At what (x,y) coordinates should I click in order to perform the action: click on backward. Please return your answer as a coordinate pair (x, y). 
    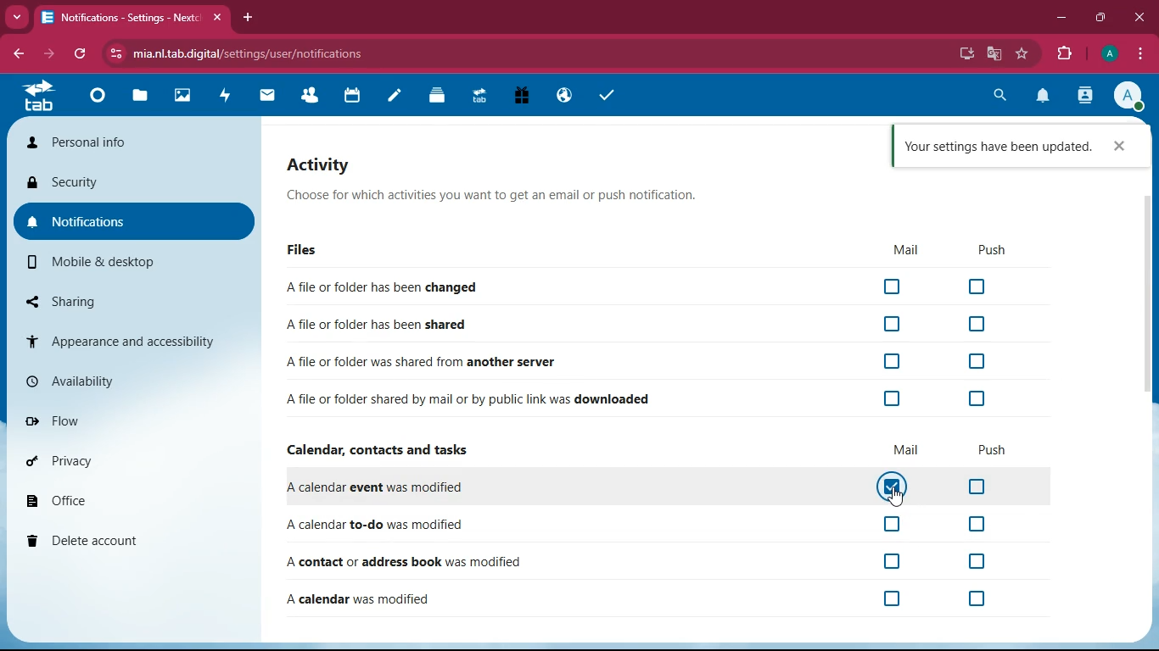
    Looking at the image, I should click on (16, 52).